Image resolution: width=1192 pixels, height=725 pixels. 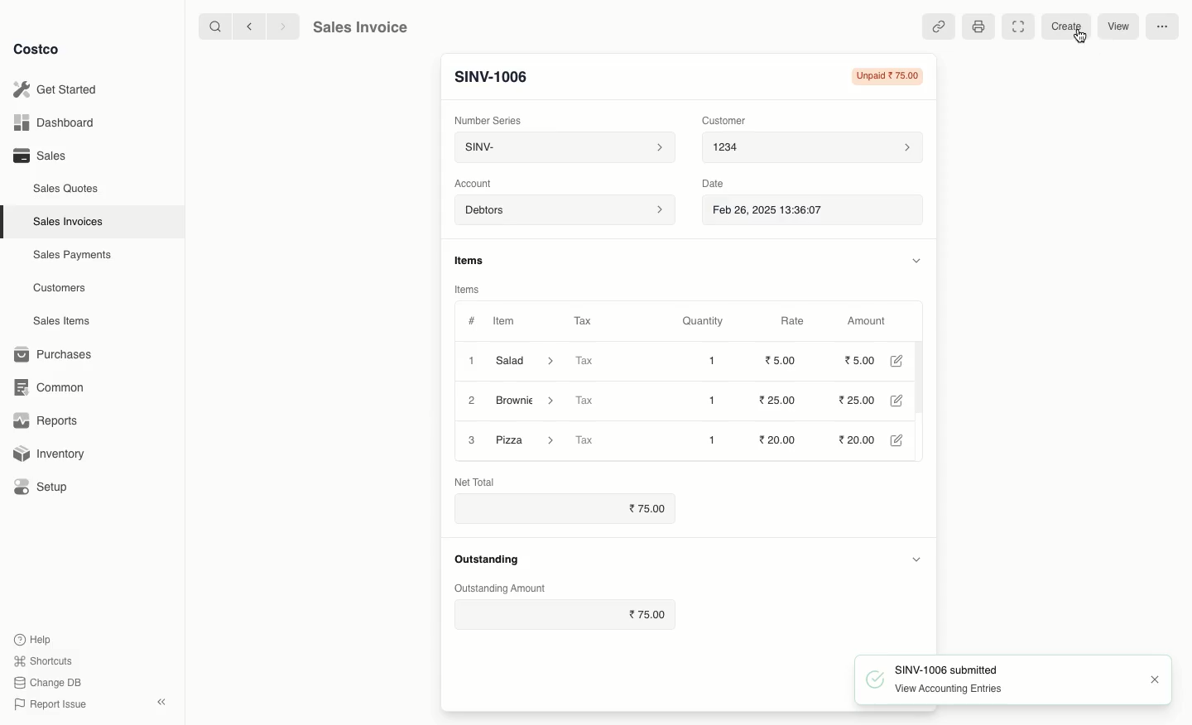 What do you see at coordinates (863, 76) in the screenshot?
I see `Unpaid 75.00` at bounding box center [863, 76].